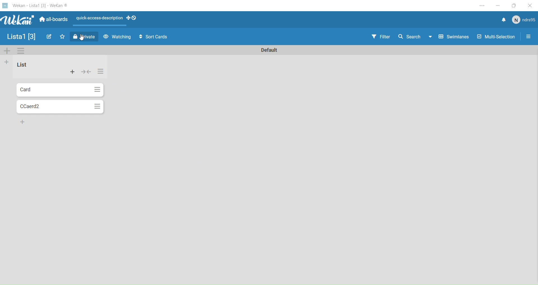 The height and width of the screenshot is (285, 538). I want to click on Notifications, so click(503, 20).